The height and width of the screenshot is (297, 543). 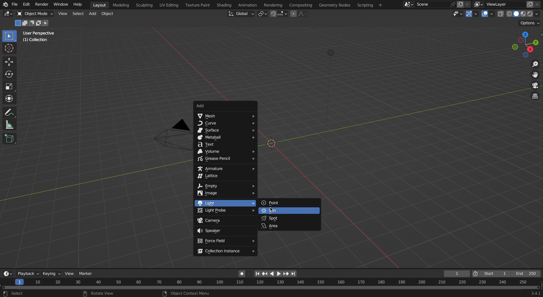 I want to click on Editor Types, so click(x=7, y=273).